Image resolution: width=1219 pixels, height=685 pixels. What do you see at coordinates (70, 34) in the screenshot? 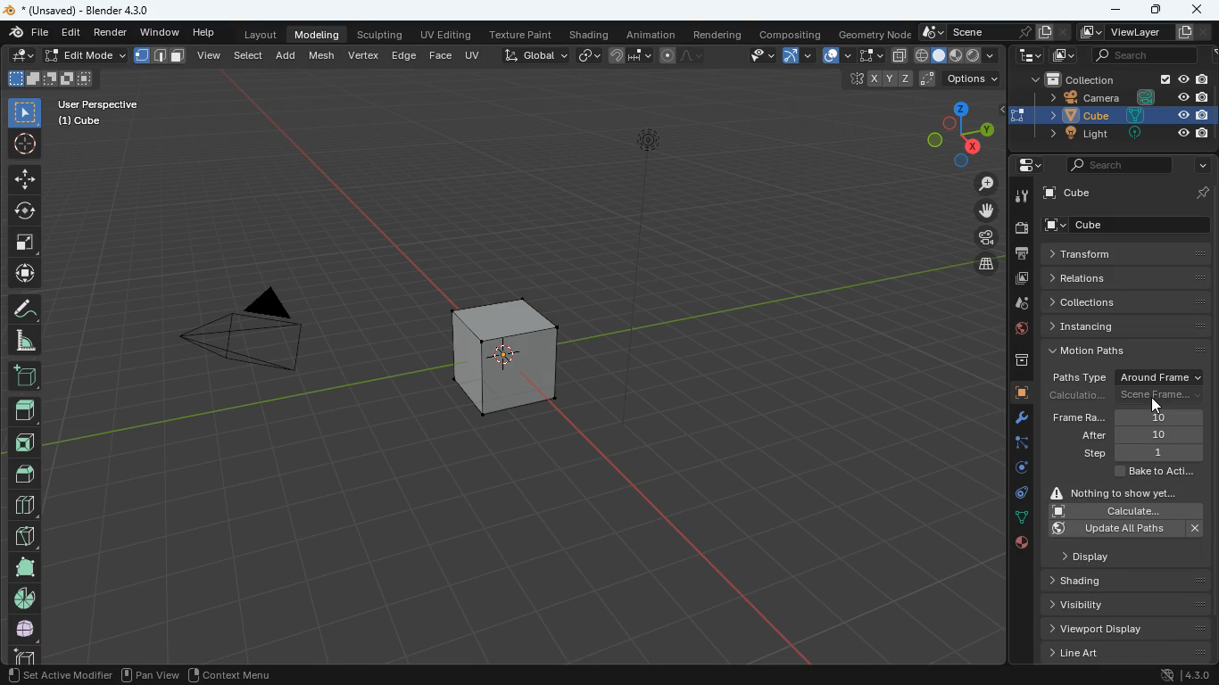
I see `edit` at bounding box center [70, 34].